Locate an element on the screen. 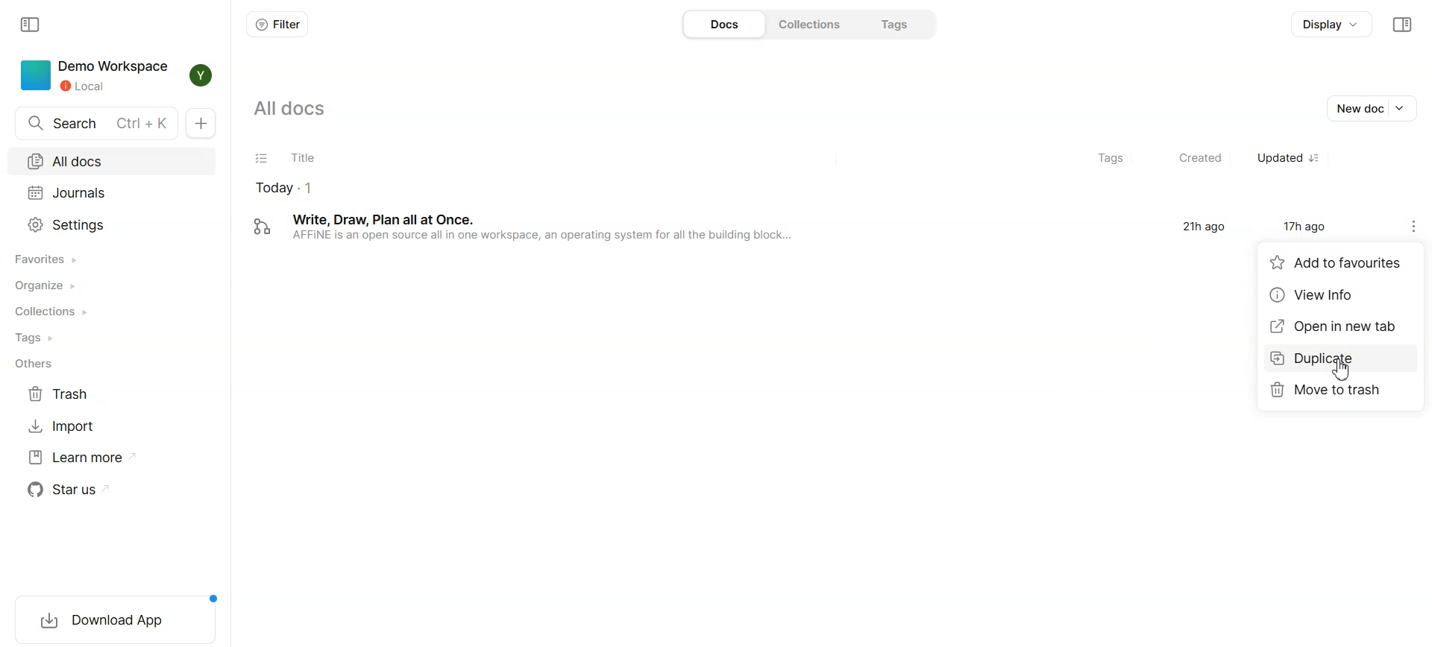 This screenshot has width=1432, height=647. Import is located at coordinates (113, 427).